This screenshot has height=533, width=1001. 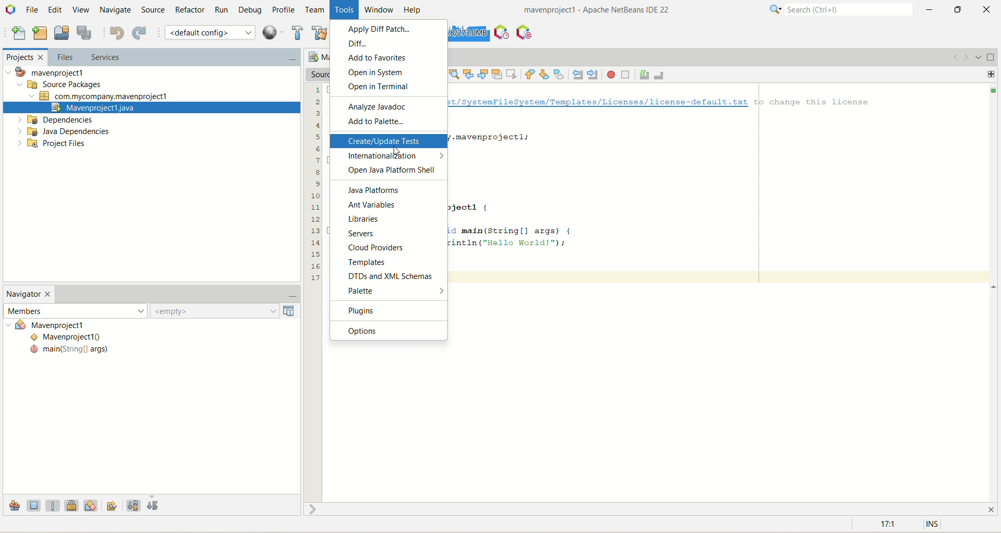 I want to click on show inherited members, so click(x=11, y=507).